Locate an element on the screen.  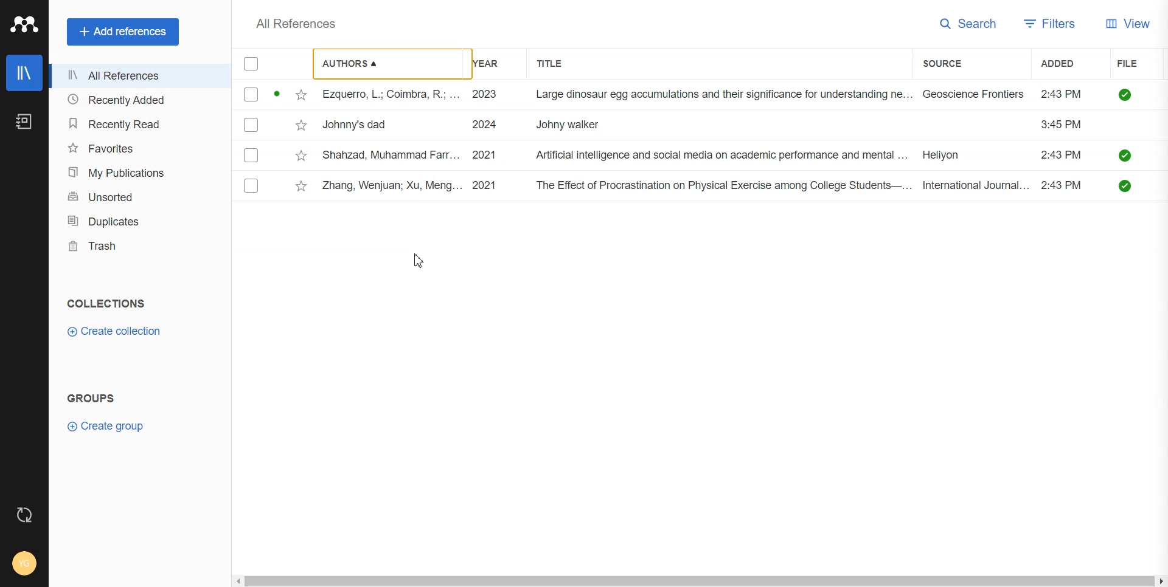
2021 is located at coordinates (485, 185).